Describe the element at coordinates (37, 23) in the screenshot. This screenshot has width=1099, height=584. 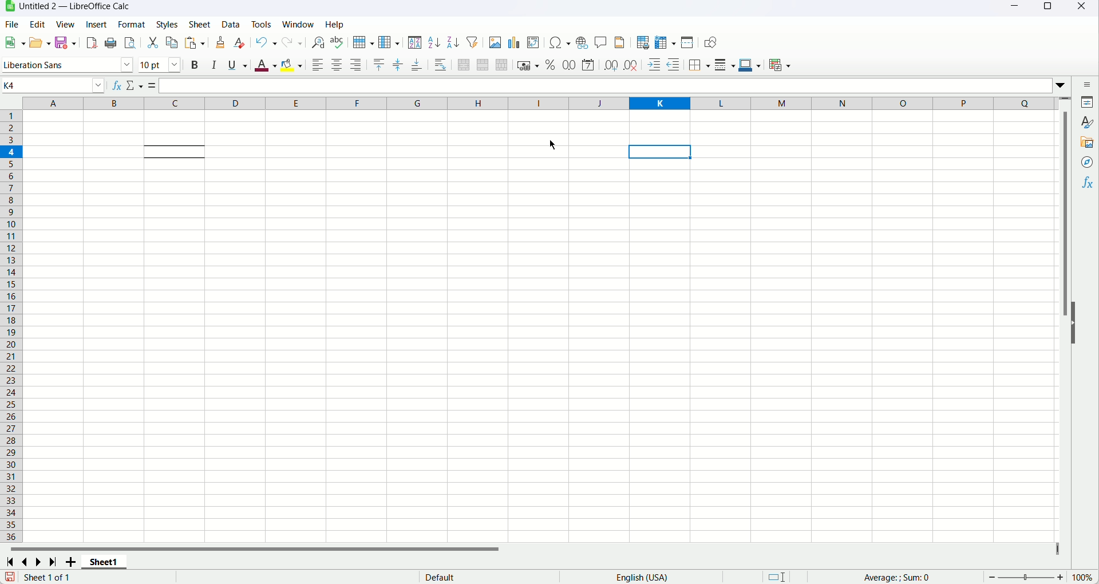
I see `Edit` at that location.